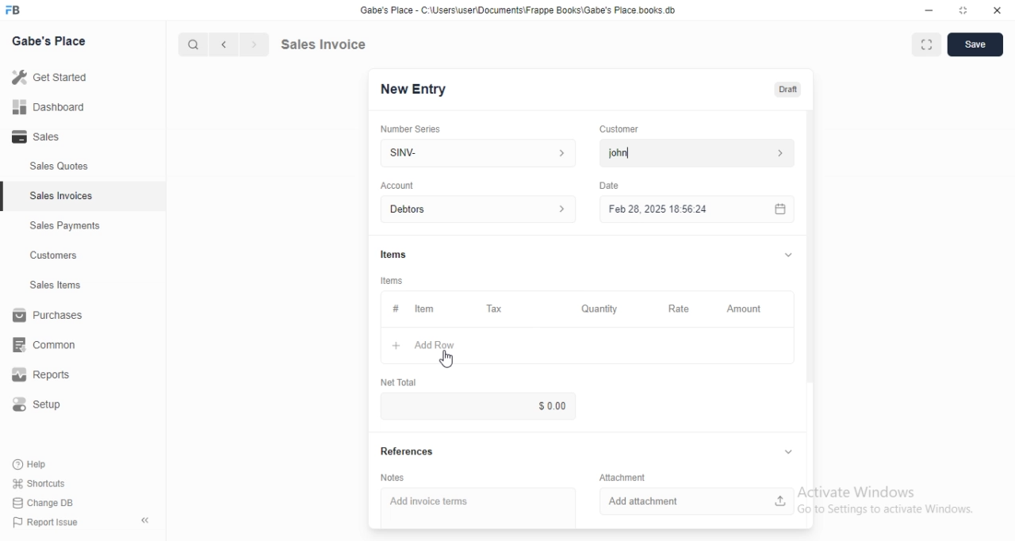 This screenshot has height=541, width=1015. I want to click on john, so click(695, 153).